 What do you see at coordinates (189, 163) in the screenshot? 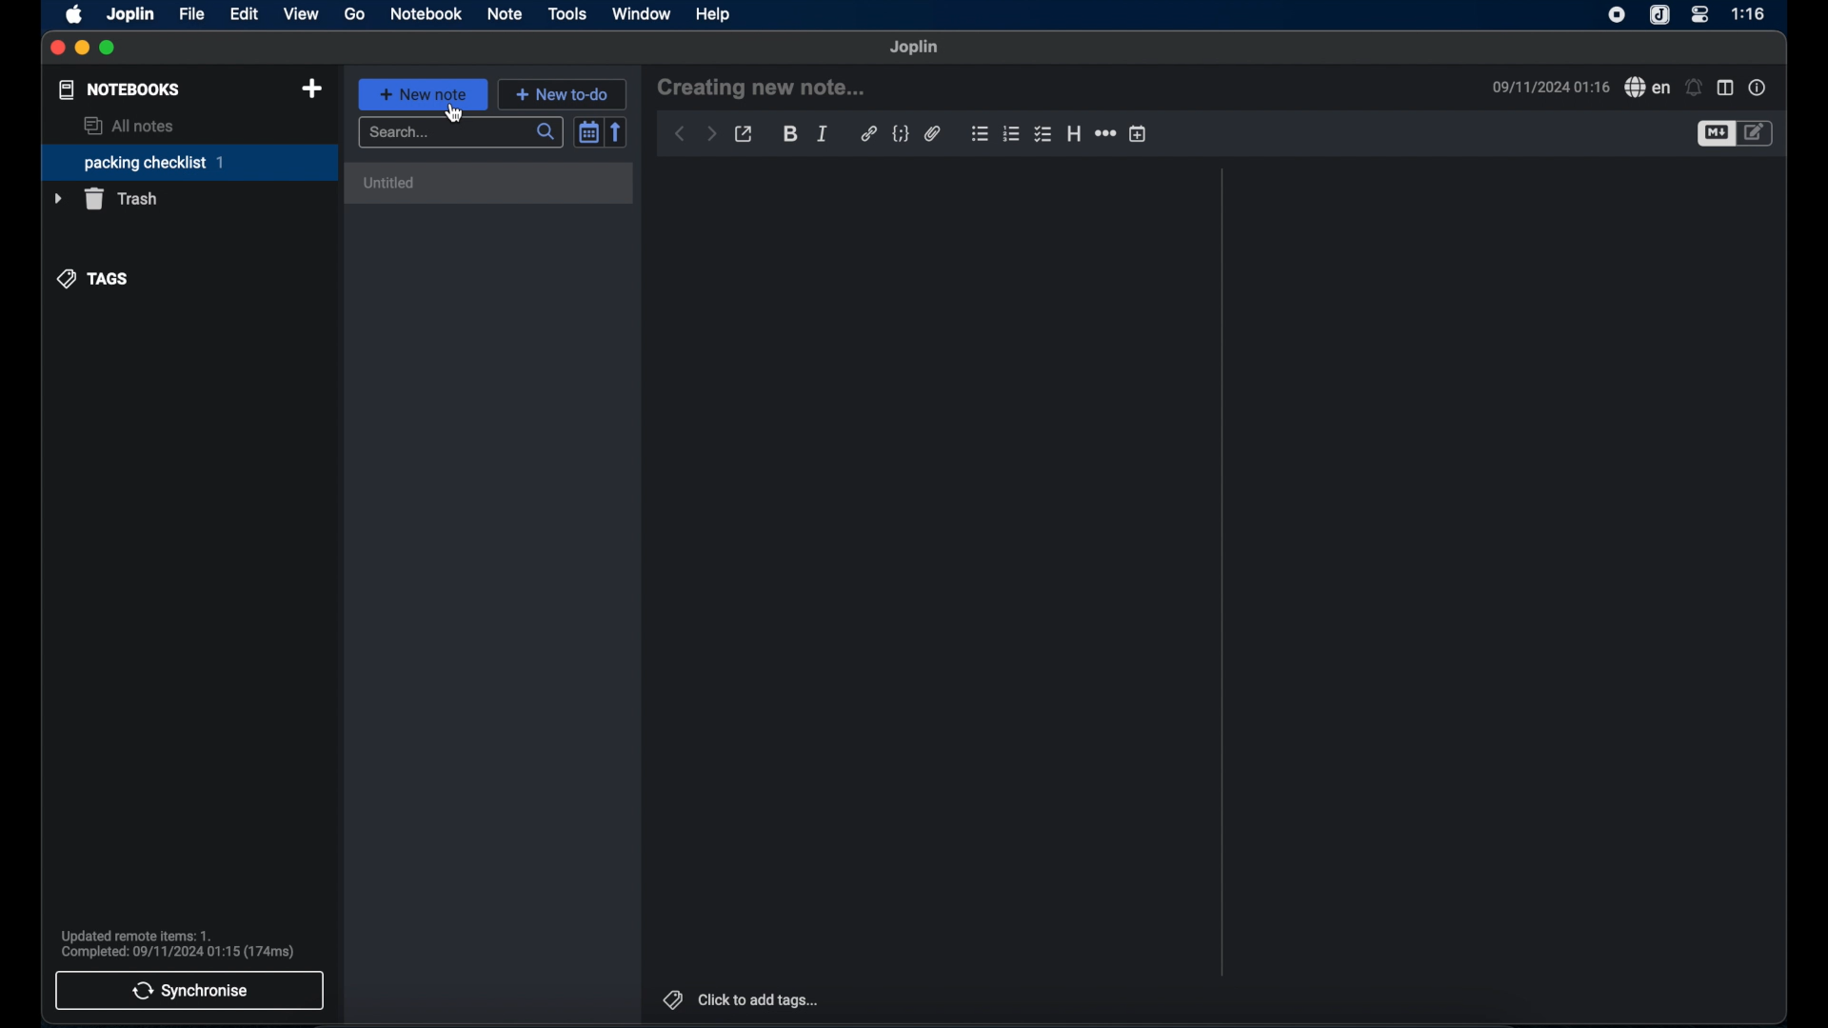
I see `packing checklist` at bounding box center [189, 163].